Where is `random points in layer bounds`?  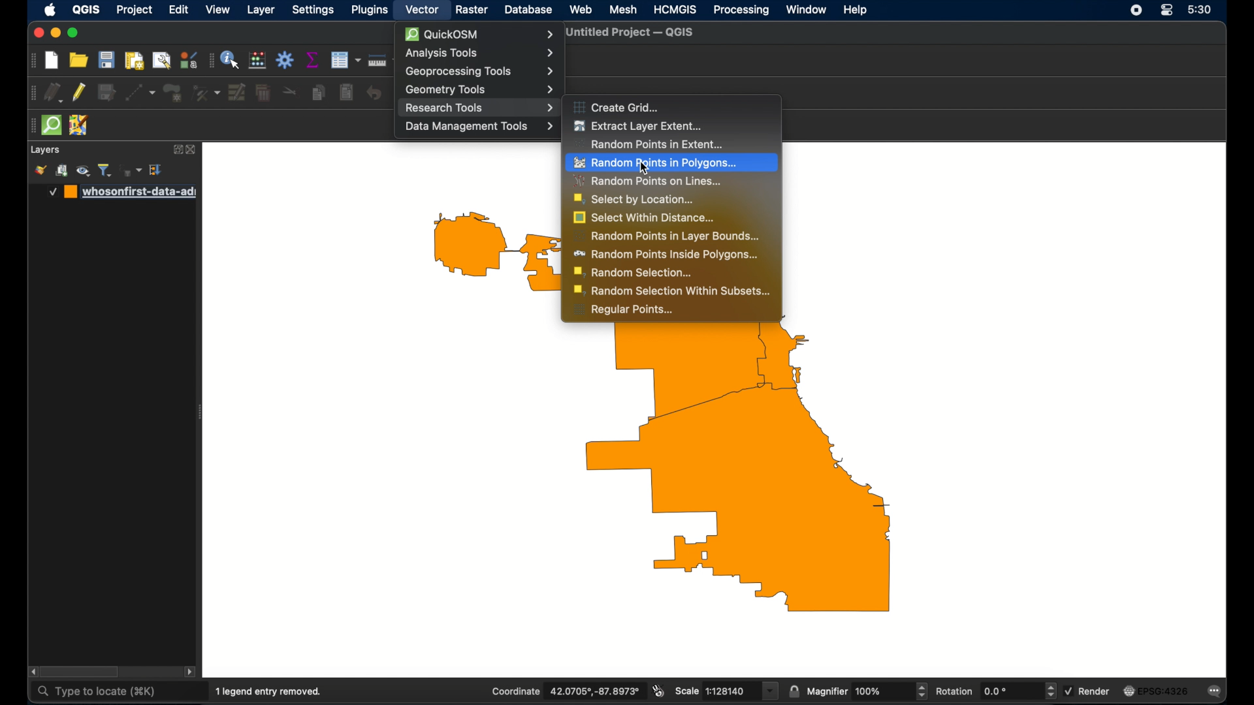
random points in layer bounds is located at coordinates (664, 236).